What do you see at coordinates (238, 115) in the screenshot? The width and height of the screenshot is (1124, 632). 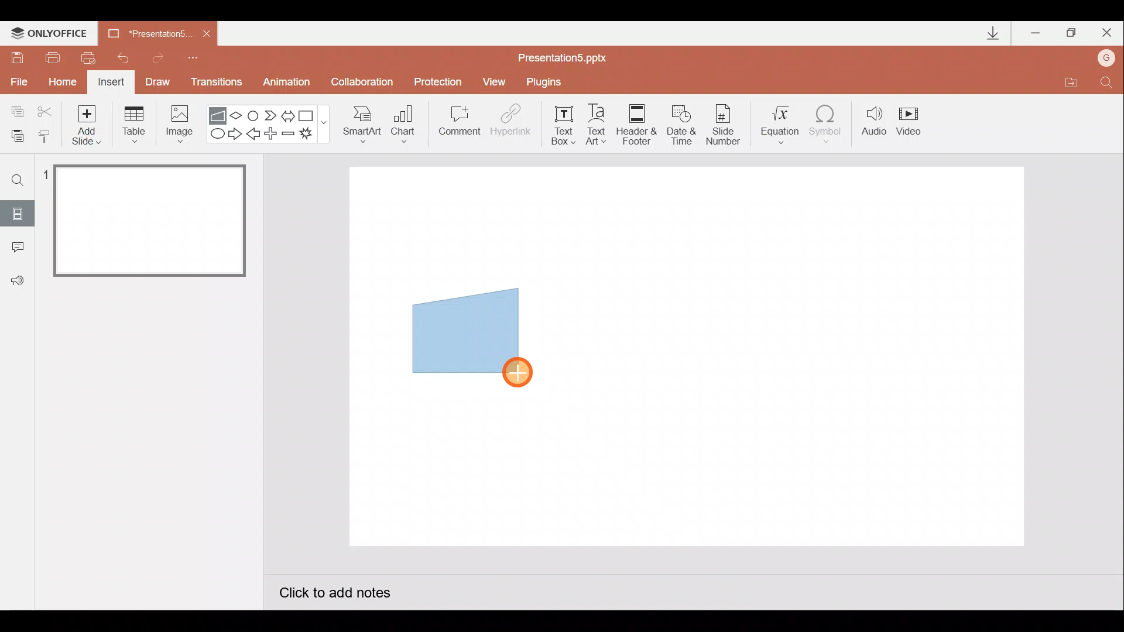 I see `Flow chart-decision` at bounding box center [238, 115].